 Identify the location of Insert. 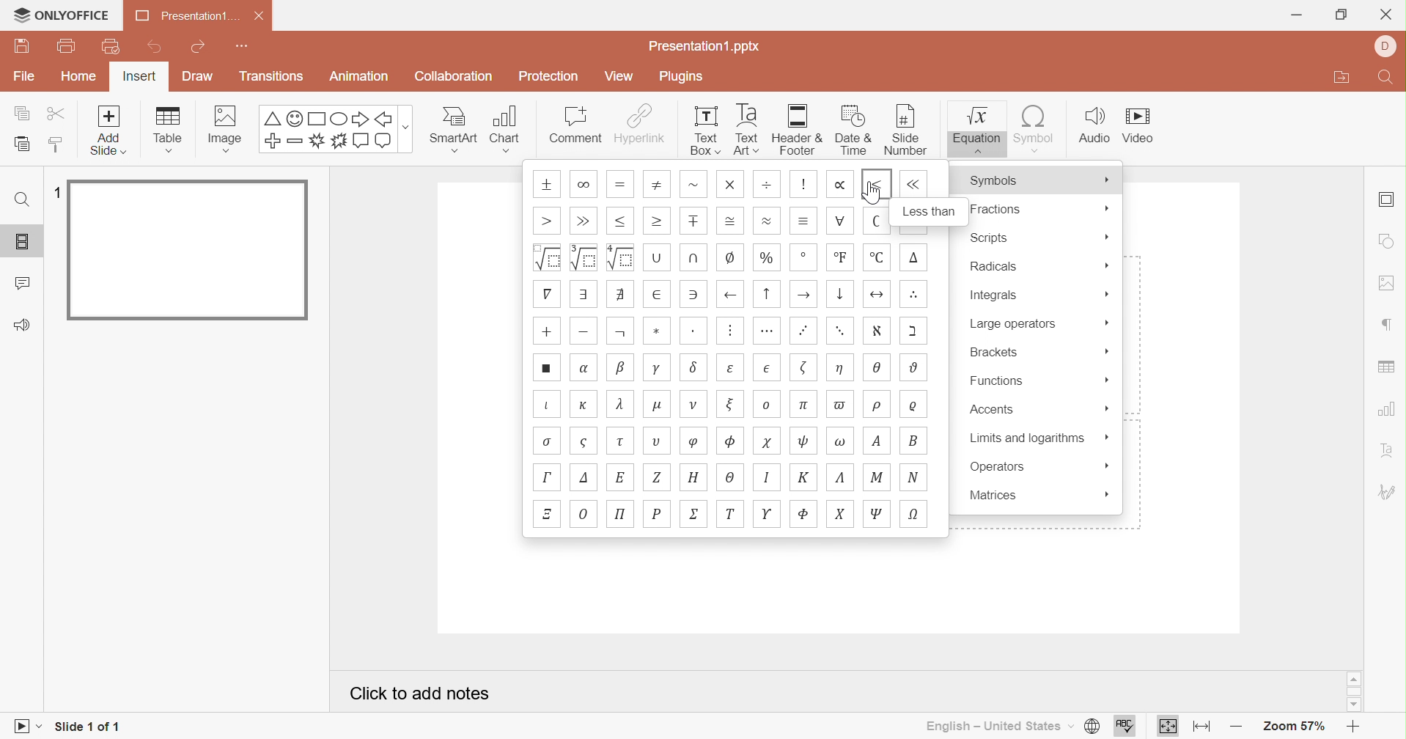
(140, 76).